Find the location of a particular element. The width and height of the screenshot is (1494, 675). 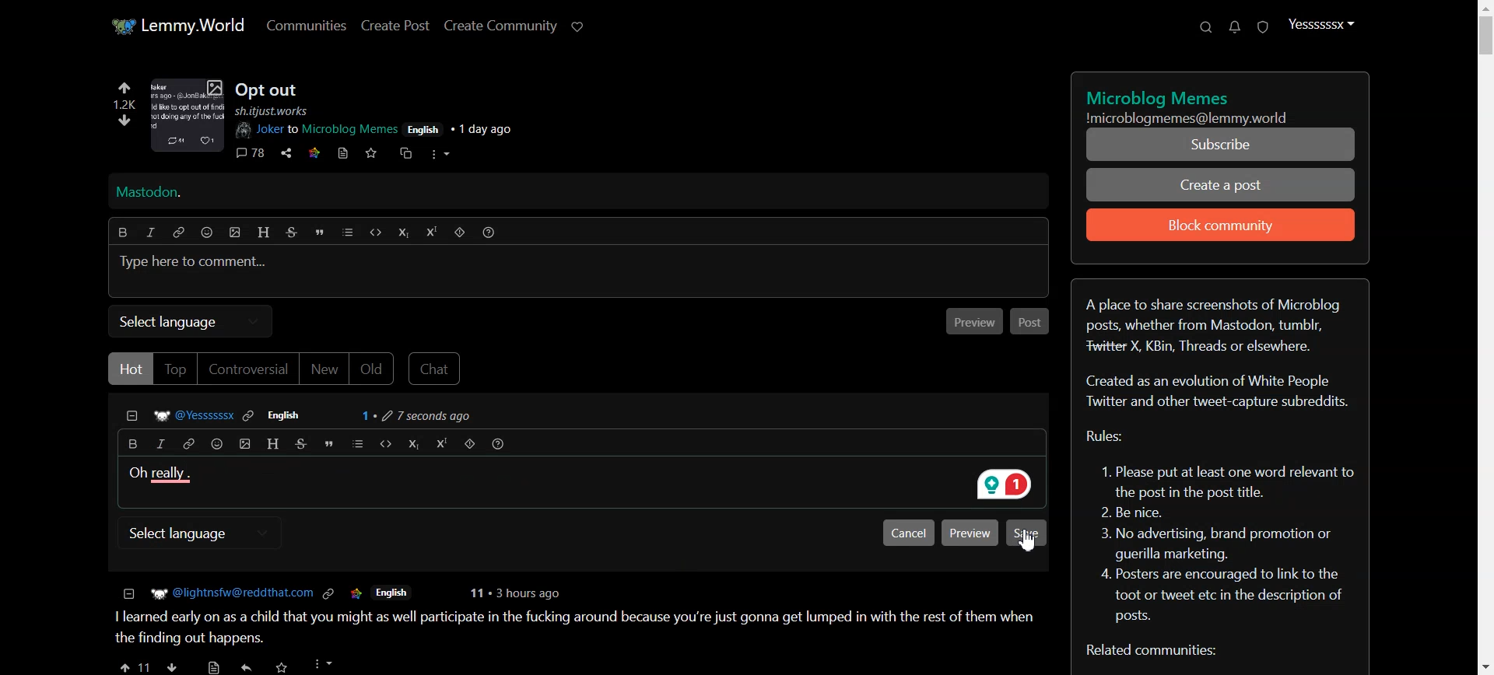

Subscribe is located at coordinates (1219, 145).